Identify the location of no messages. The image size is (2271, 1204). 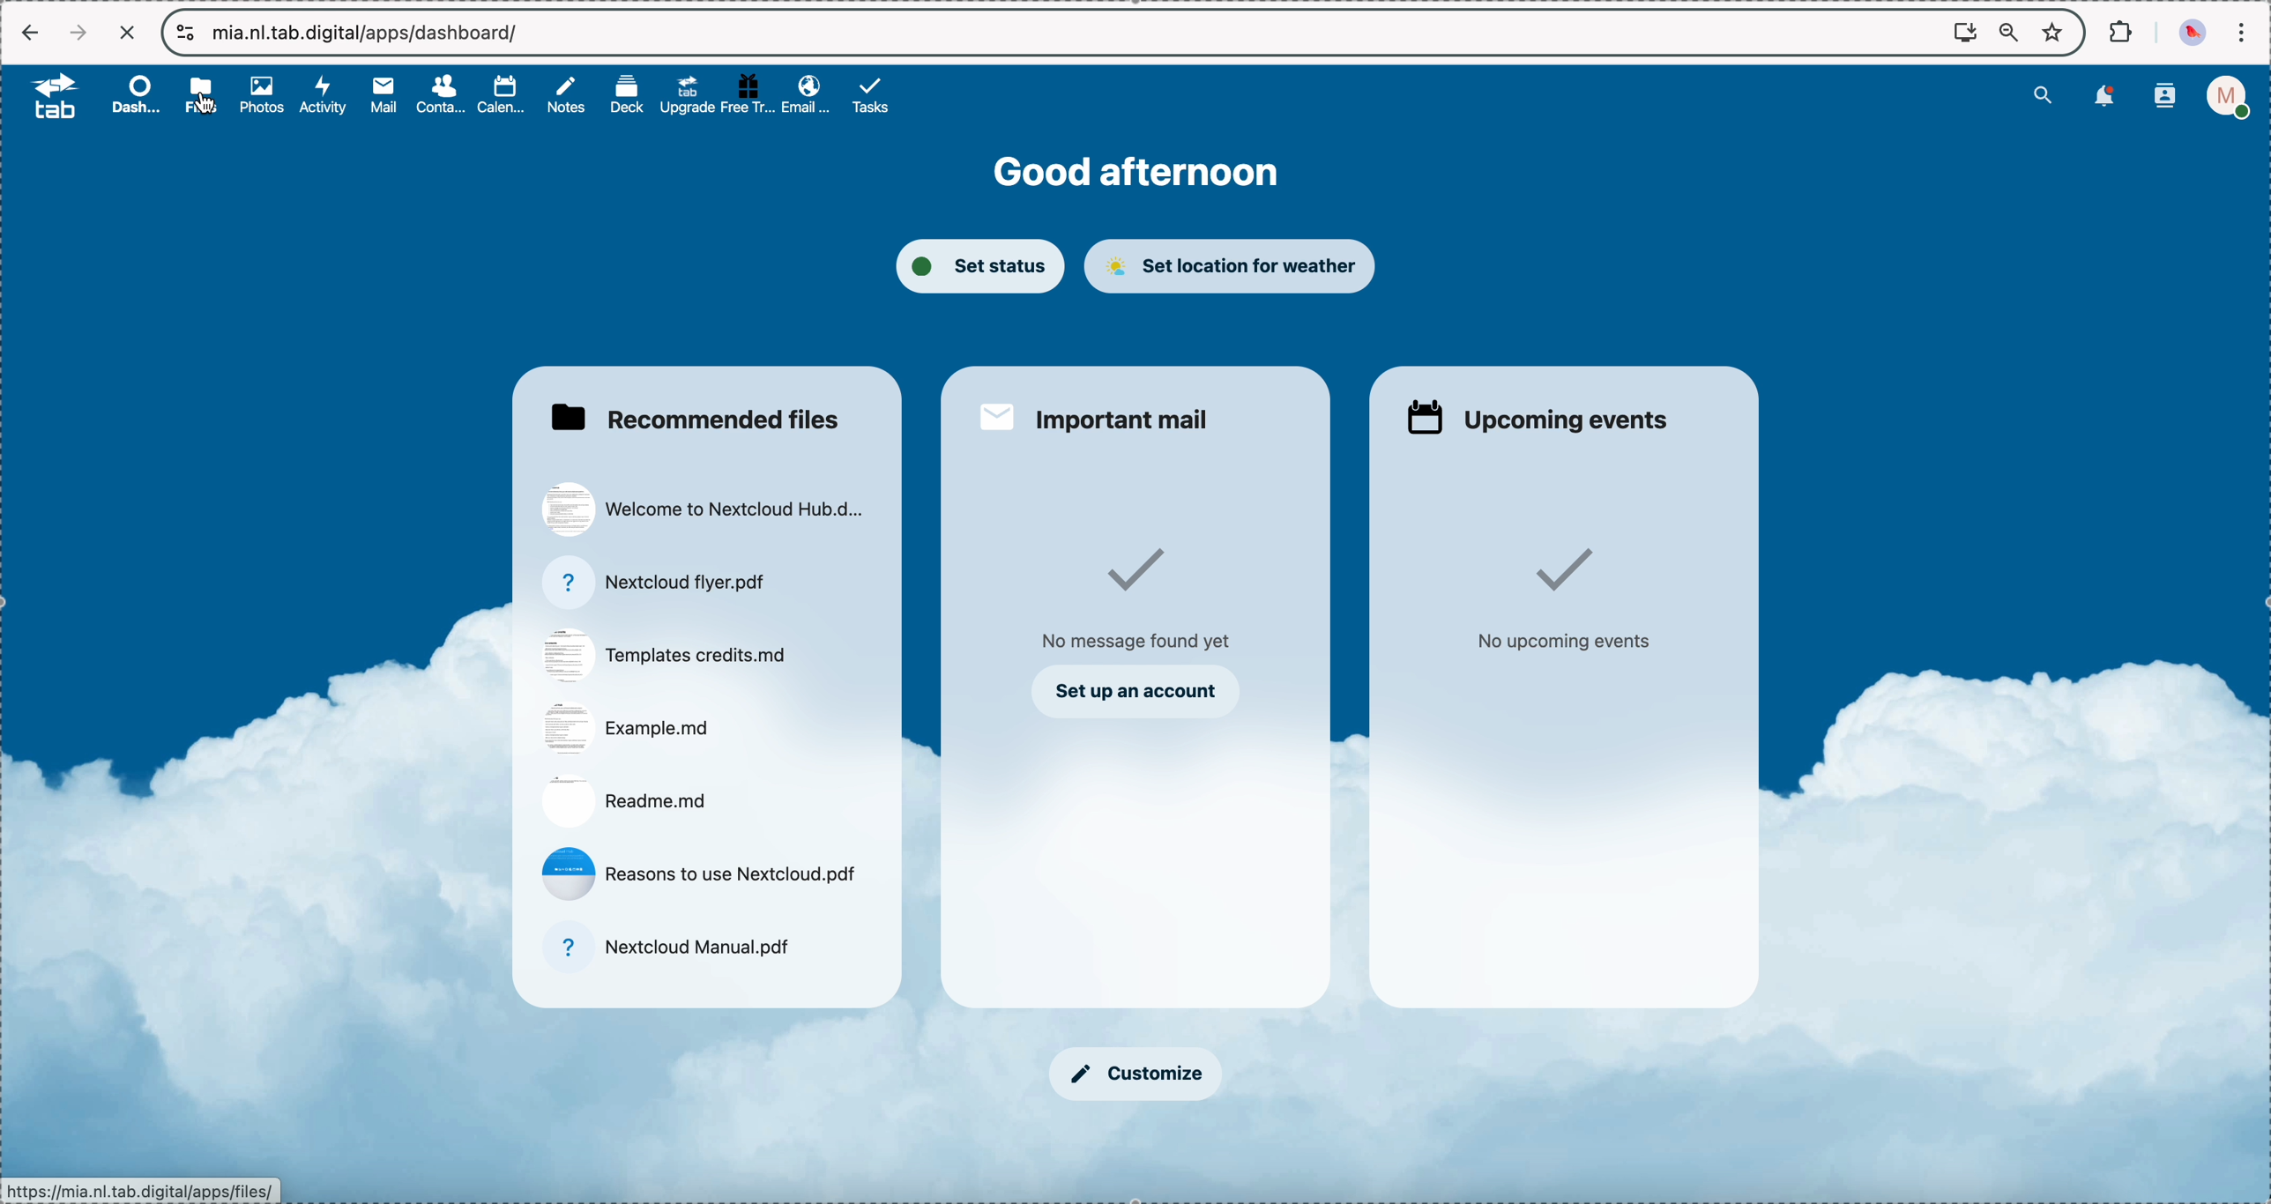
(1136, 599).